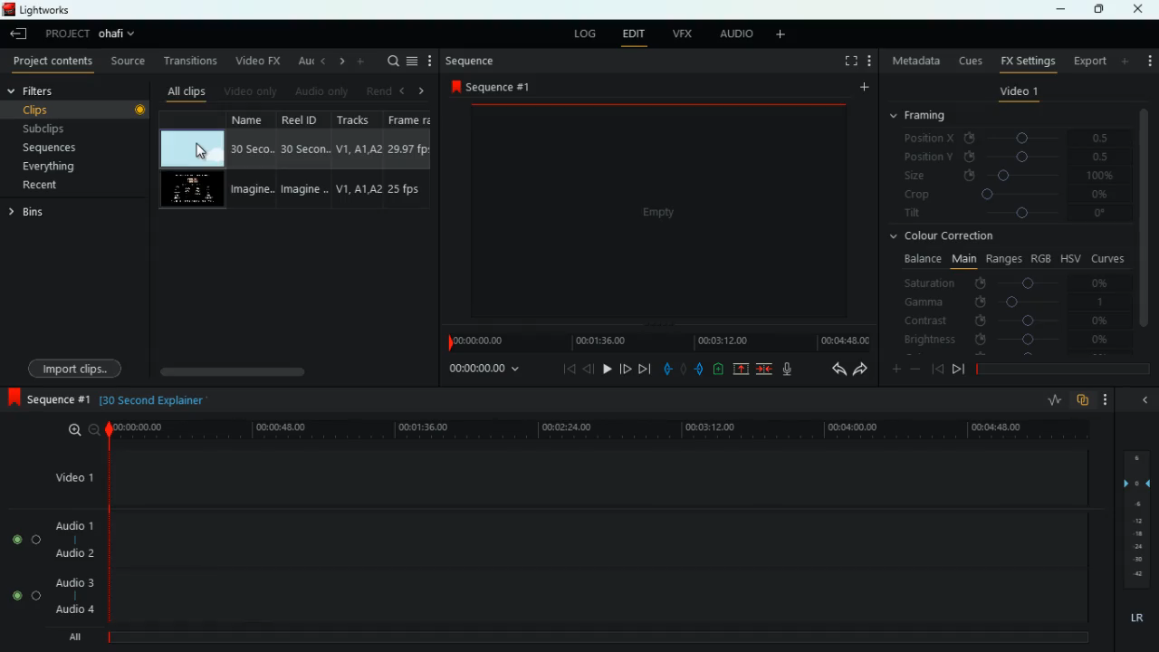 The height and width of the screenshot is (652, 1159). What do you see at coordinates (936, 368) in the screenshot?
I see `back` at bounding box center [936, 368].